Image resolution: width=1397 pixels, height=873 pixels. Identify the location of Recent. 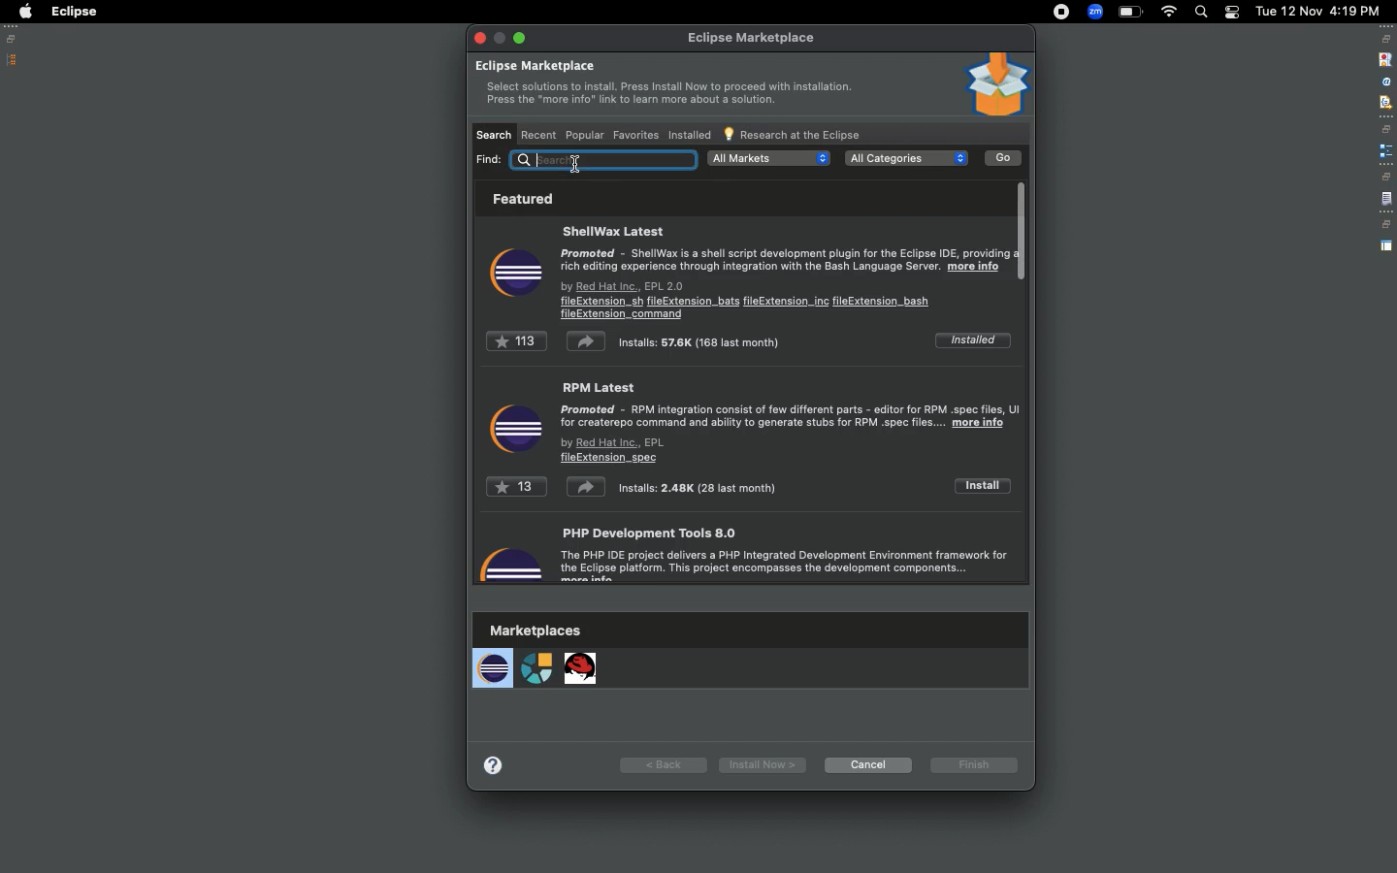
(540, 135).